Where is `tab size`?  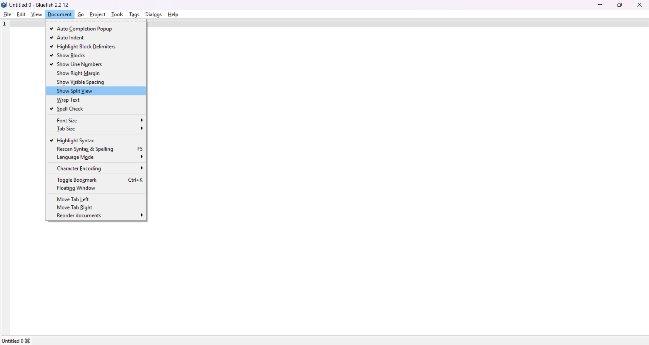 tab size is located at coordinates (98, 129).